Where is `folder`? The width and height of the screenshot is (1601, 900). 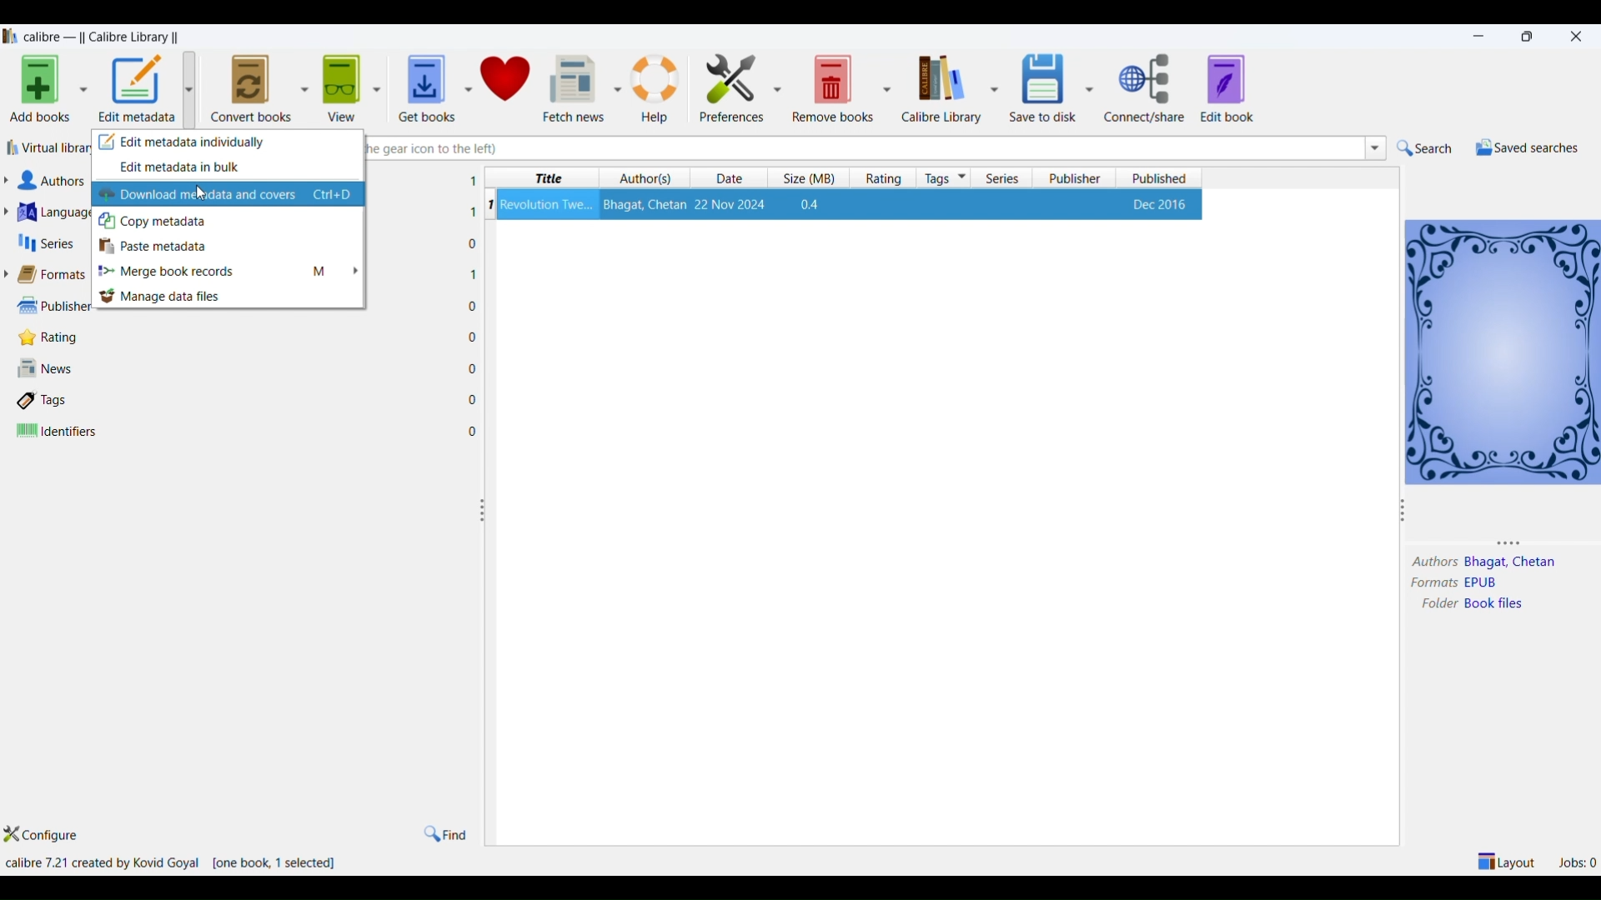
folder is located at coordinates (1435, 605).